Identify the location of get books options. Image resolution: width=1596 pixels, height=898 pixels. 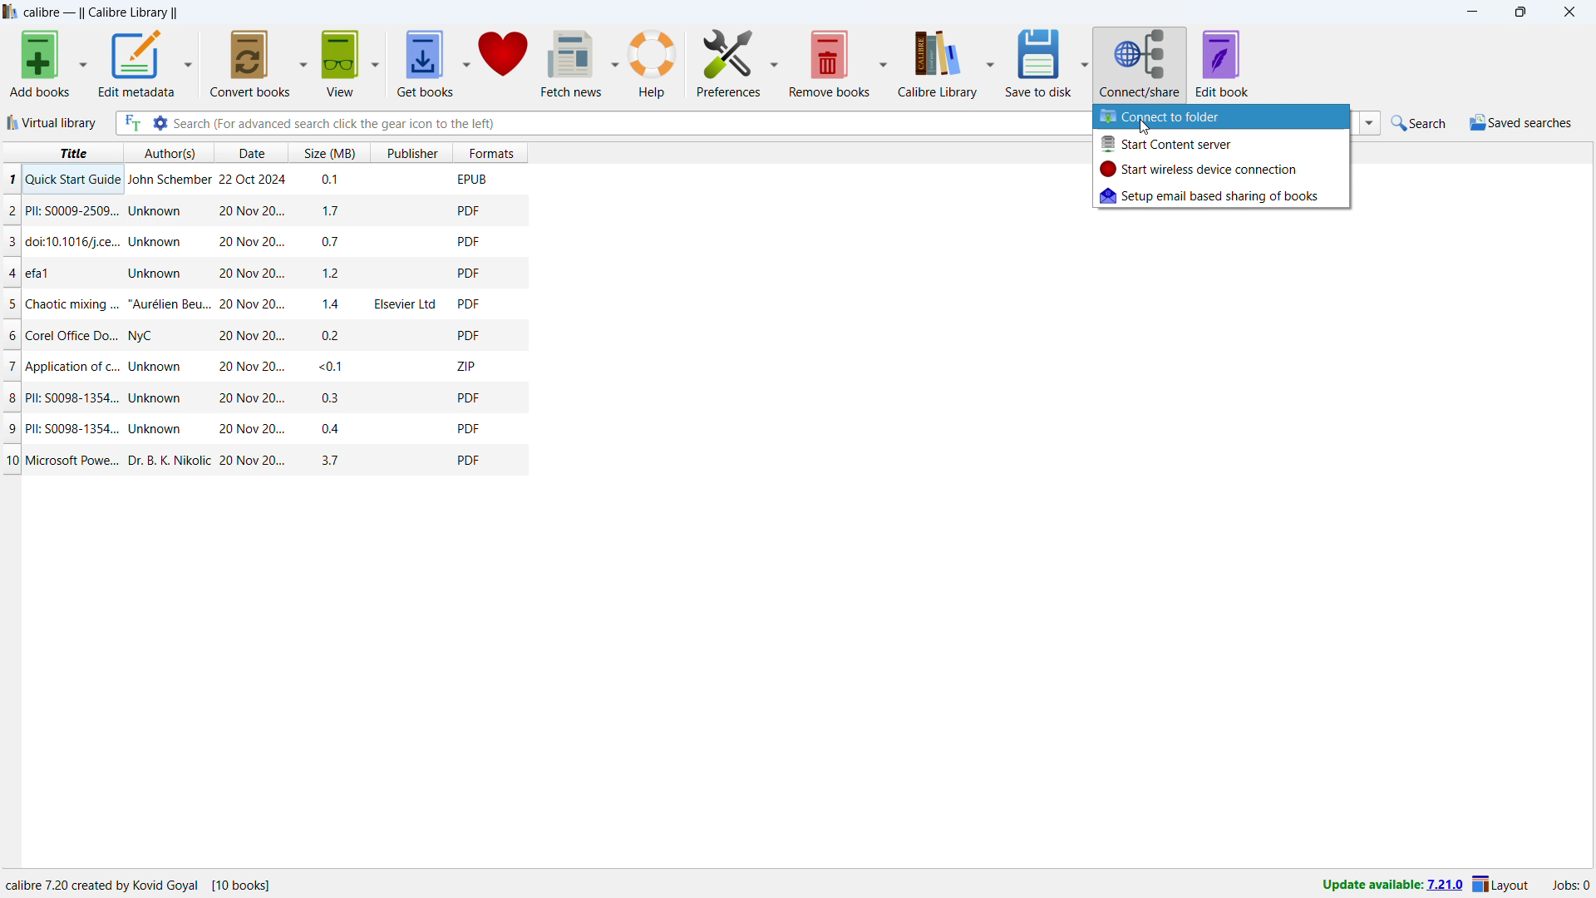
(467, 63).